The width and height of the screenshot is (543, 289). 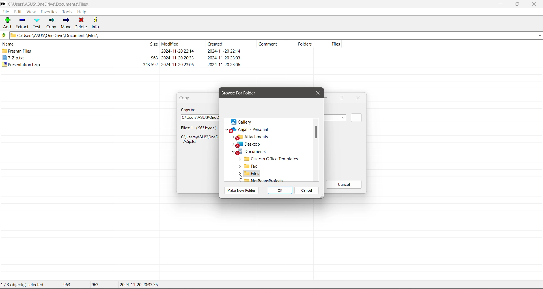 I want to click on Comment, so click(x=270, y=45).